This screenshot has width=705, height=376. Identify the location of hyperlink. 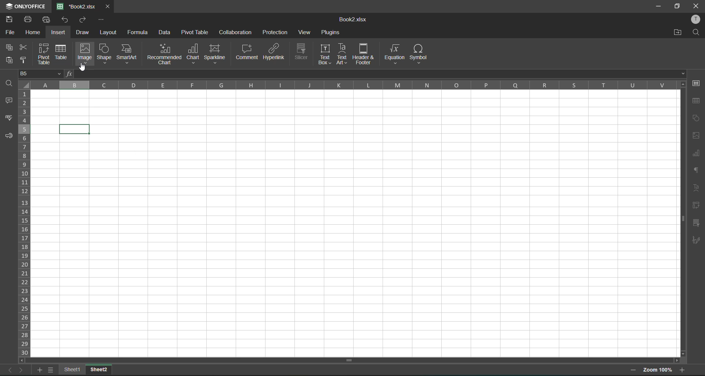
(274, 52).